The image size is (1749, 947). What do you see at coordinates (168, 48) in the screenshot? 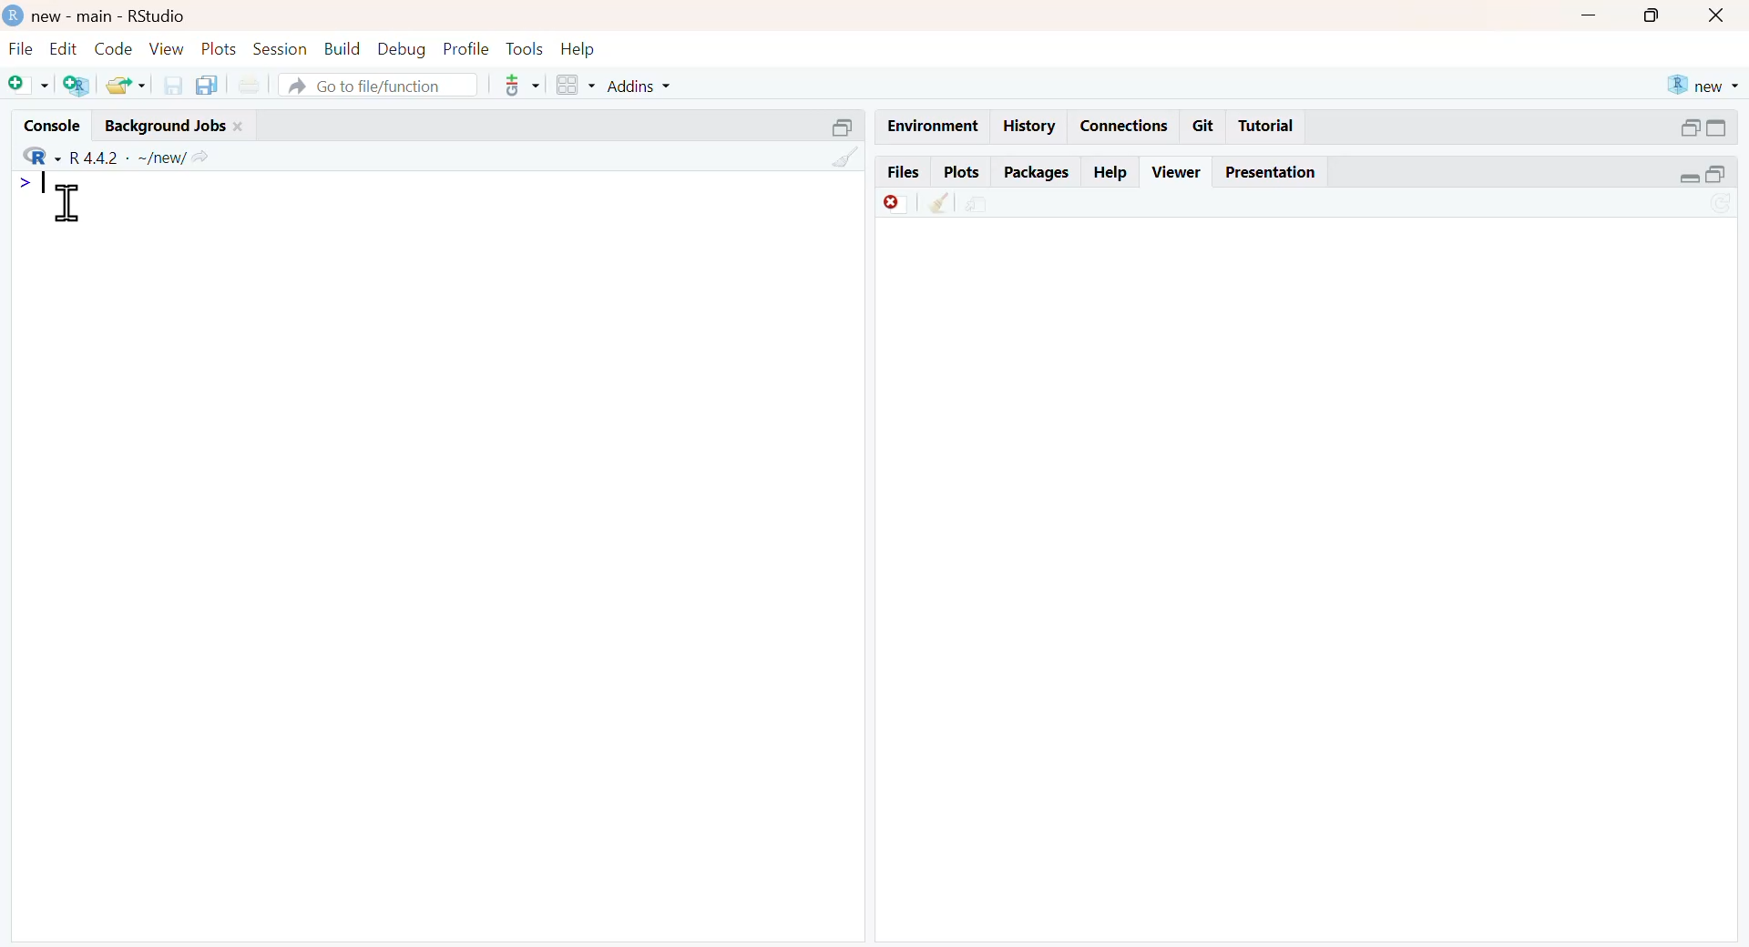
I see `view` at bounding box center [168, 48].